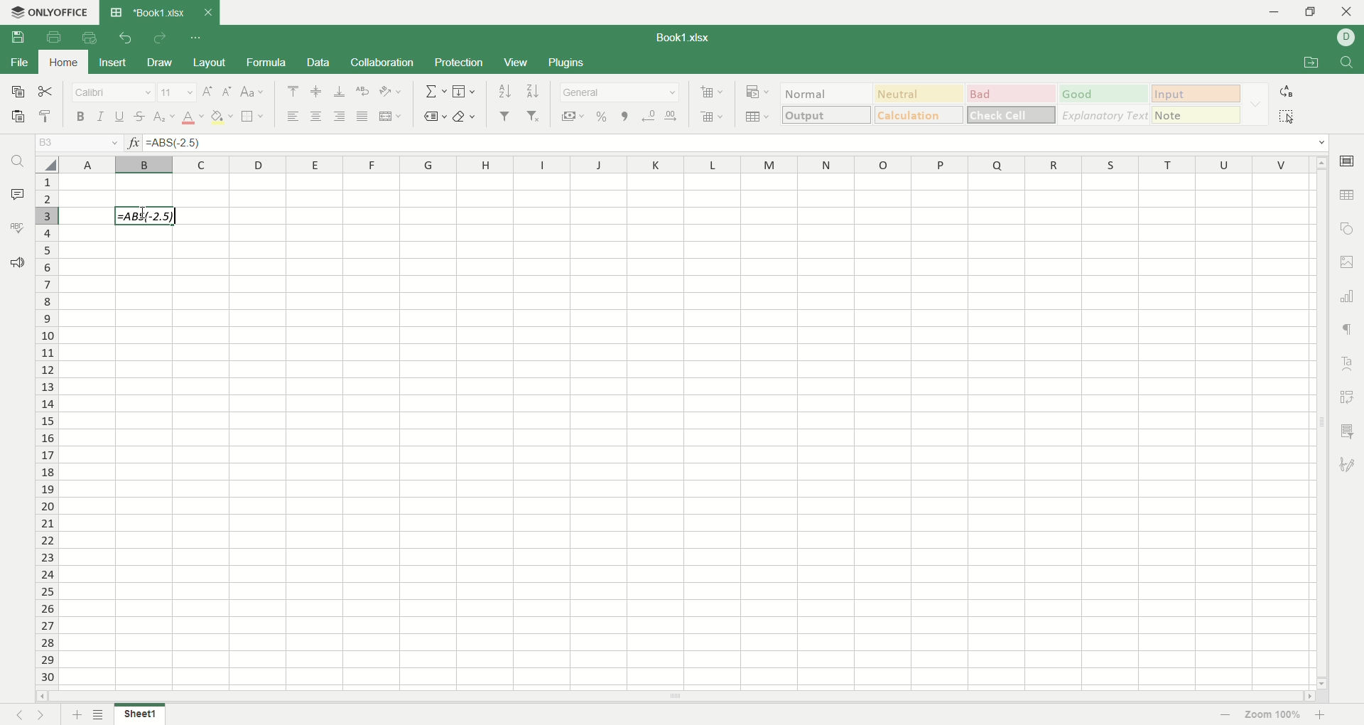 Image resolution: width=1364 pixels, height=725 pixels. What do you see at coordinates (826, 93) in the screenshot?
I see `normal` at bounding box center [826, 93].